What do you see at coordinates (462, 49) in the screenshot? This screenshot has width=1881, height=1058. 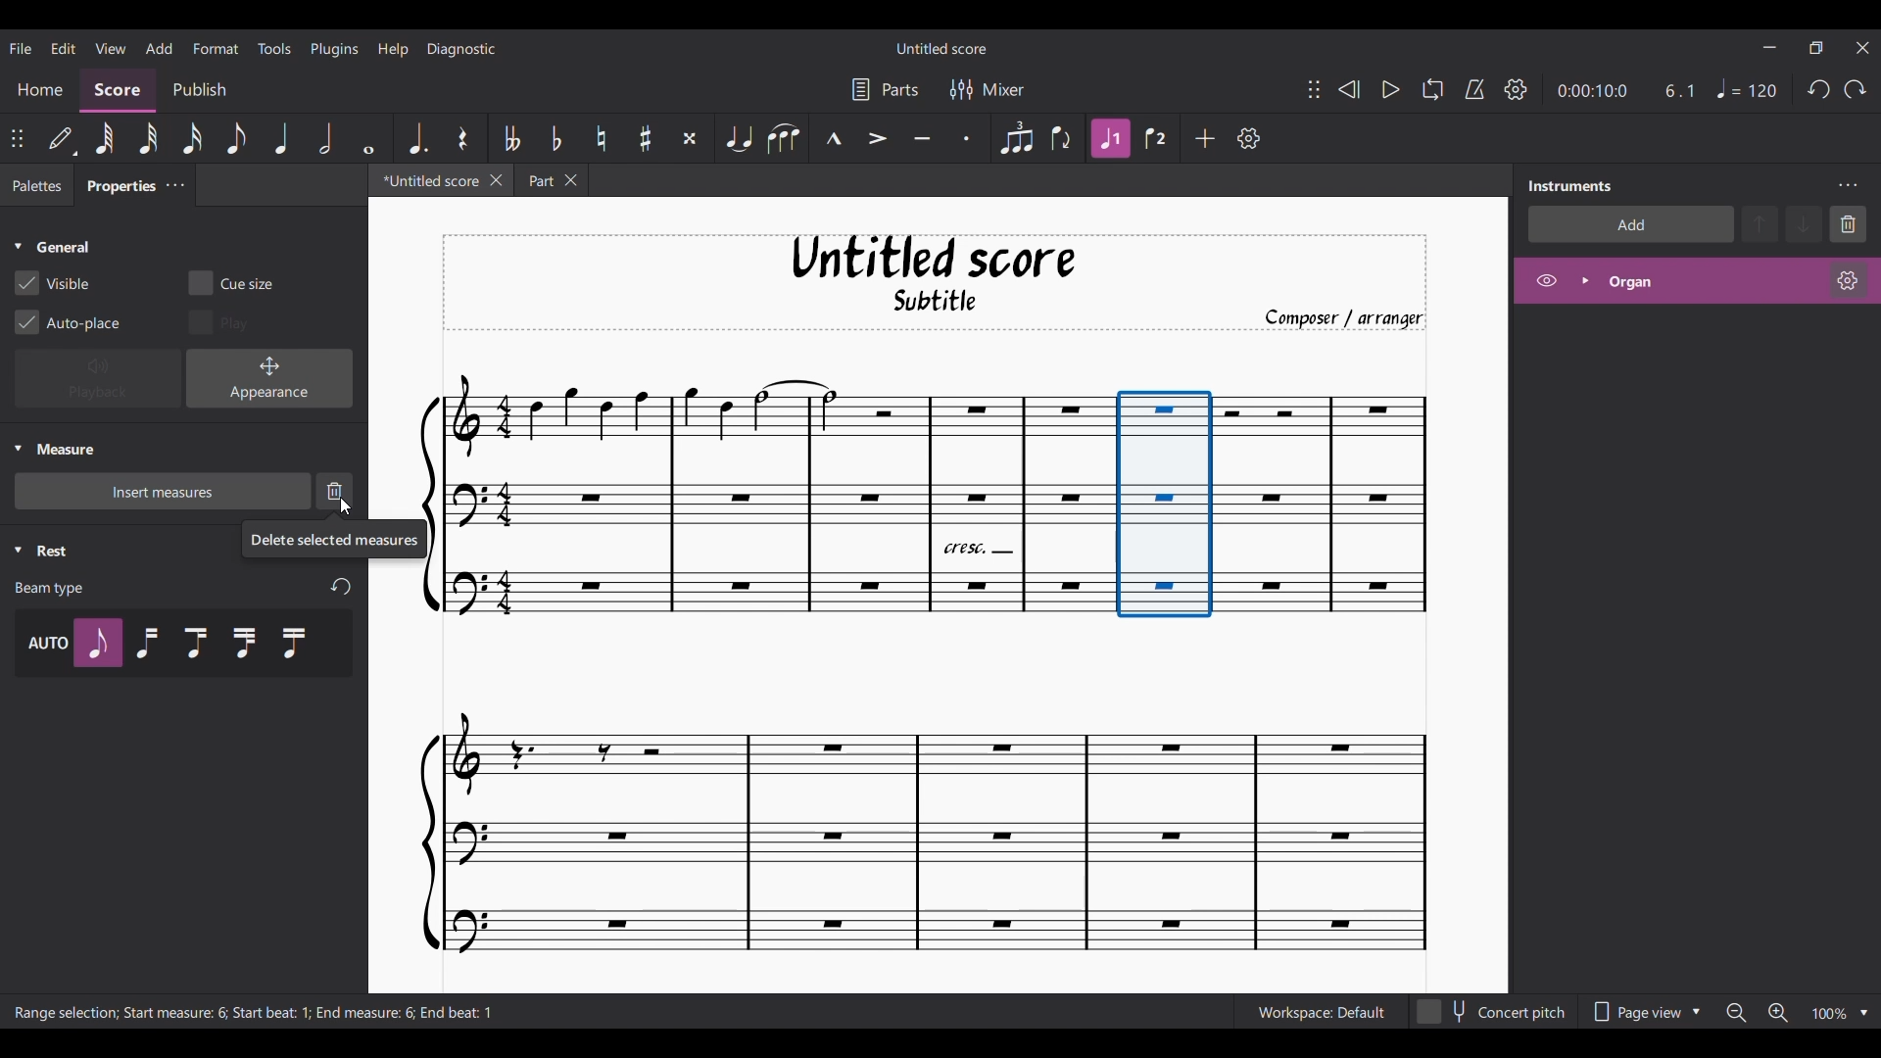 I see `Diagnostic menu` at bounding box center [462, 49].